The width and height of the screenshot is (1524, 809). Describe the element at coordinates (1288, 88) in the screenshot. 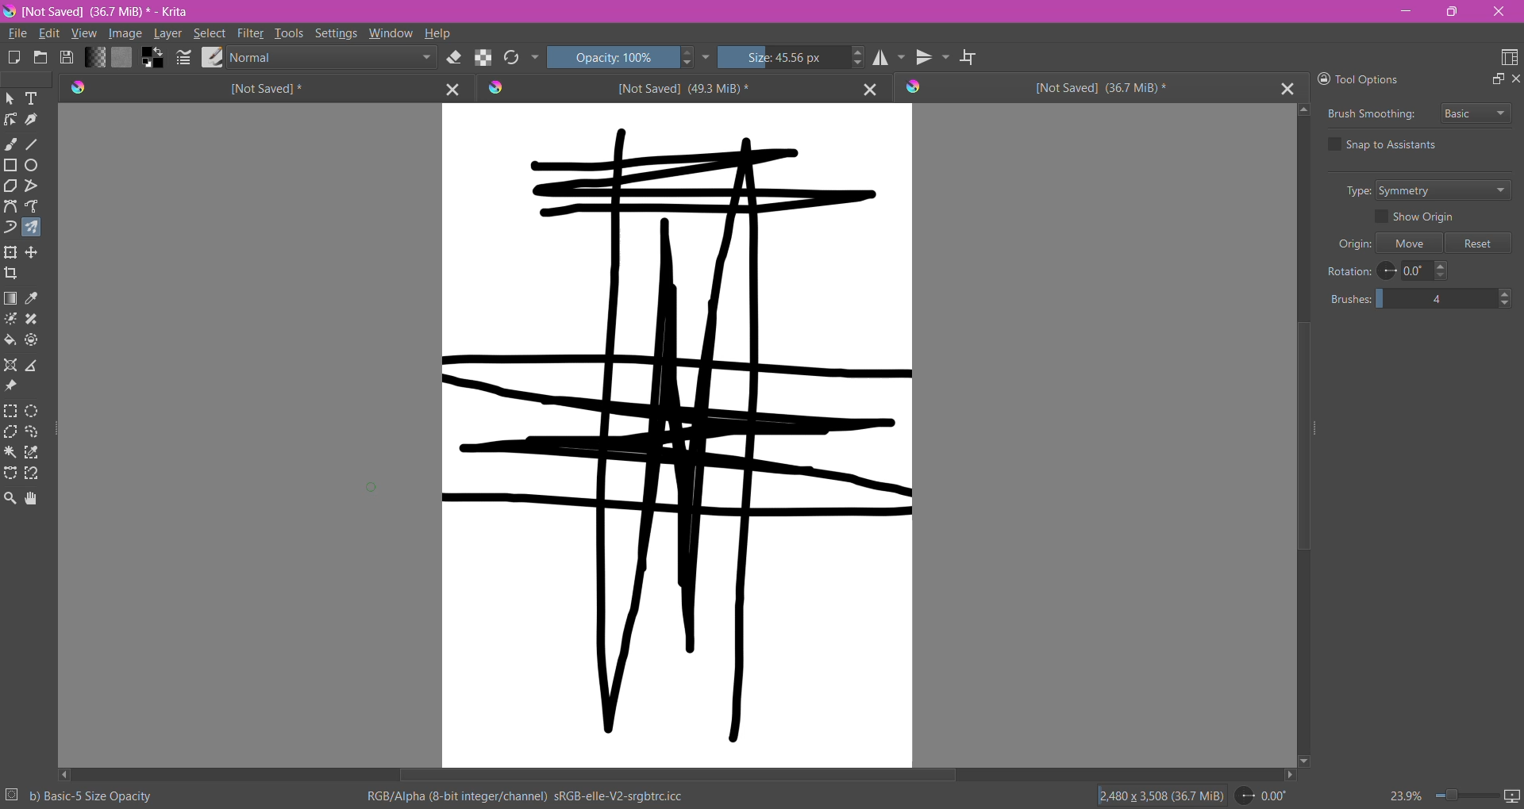

I see `Close Tab` at that location.